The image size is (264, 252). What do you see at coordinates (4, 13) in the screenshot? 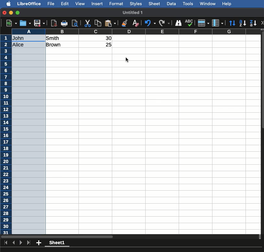
I see `Close` at bounding box center [4, 13].